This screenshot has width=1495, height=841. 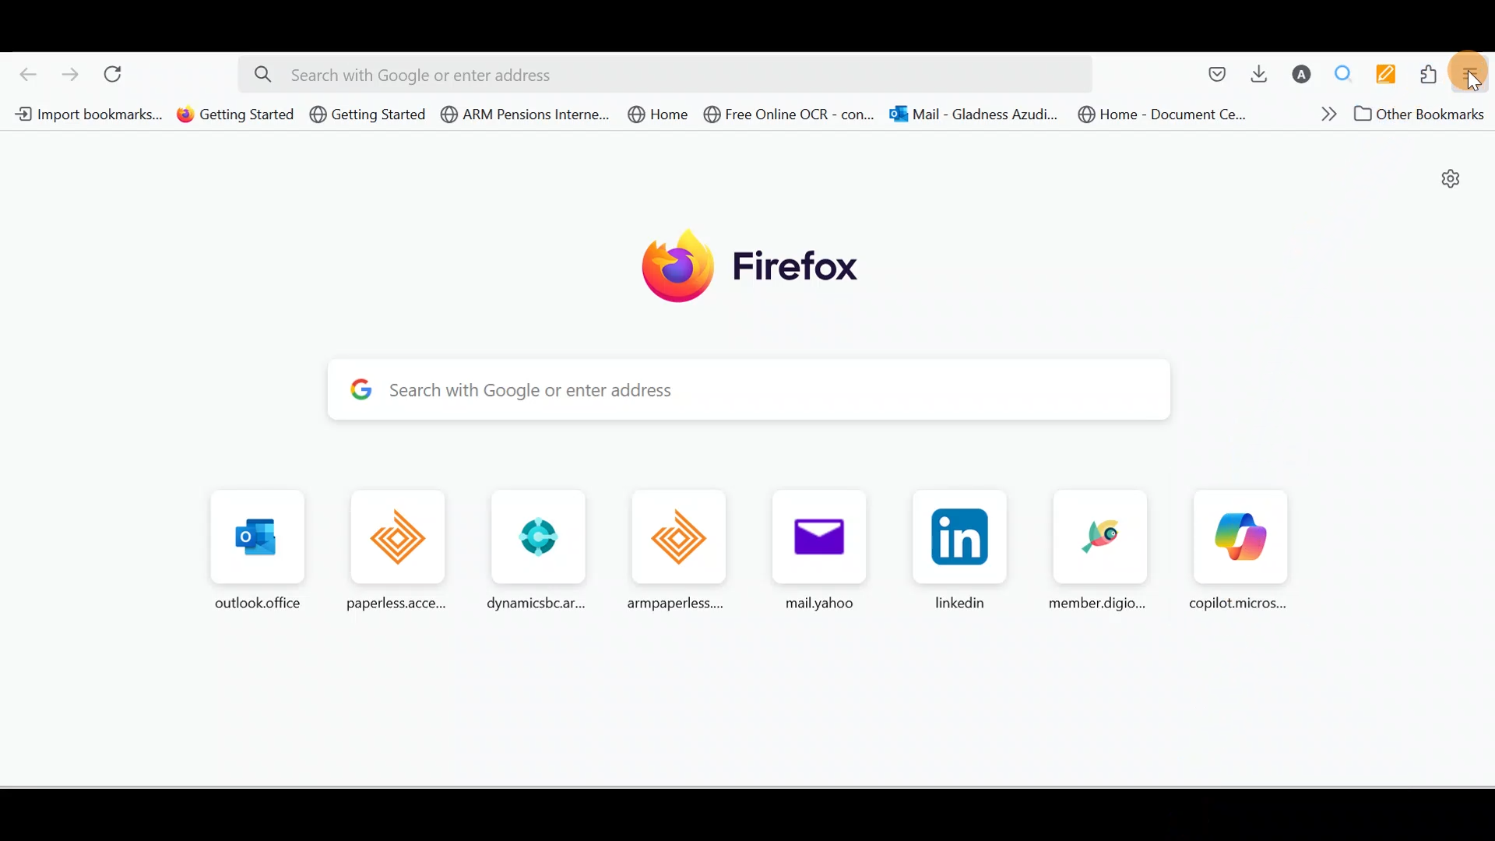 I want to click on Reload current page, so click(x=118, y=72).